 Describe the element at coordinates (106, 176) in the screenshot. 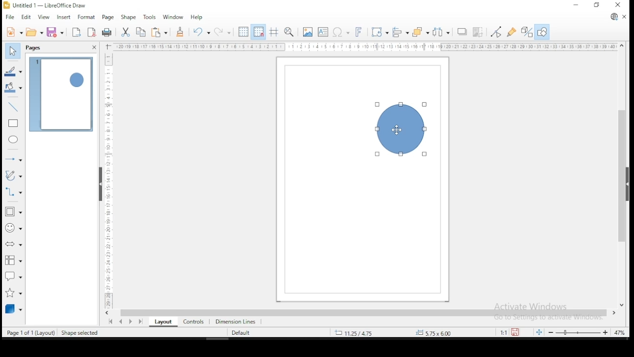

I see `vertical scale` at that location.